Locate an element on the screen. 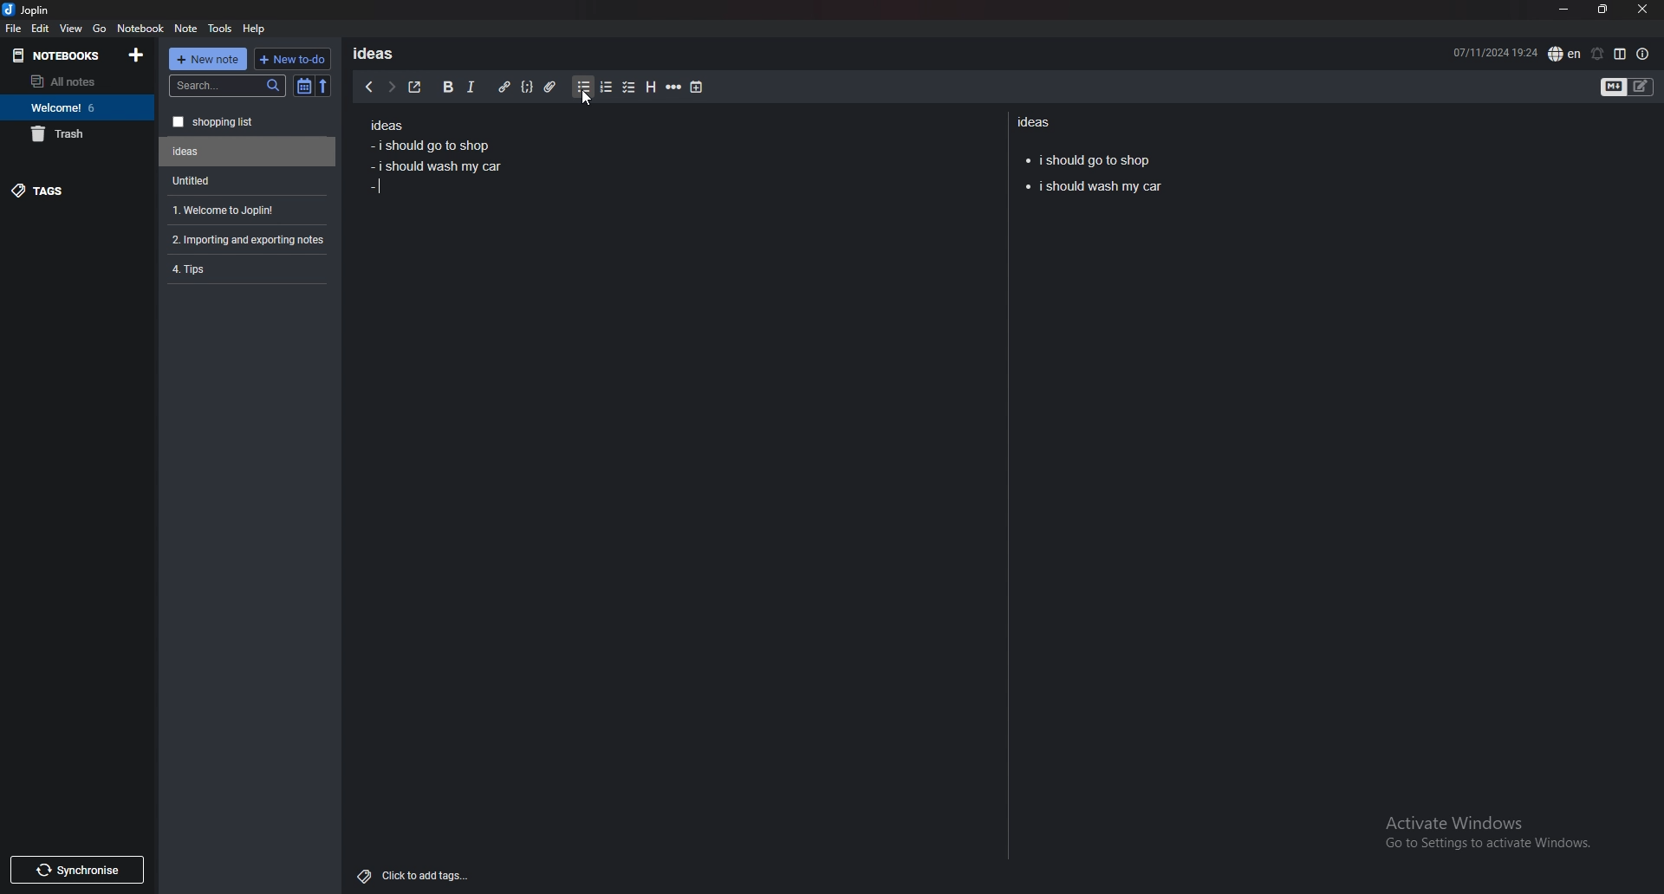  attachment is located at coordinates (551, 83).